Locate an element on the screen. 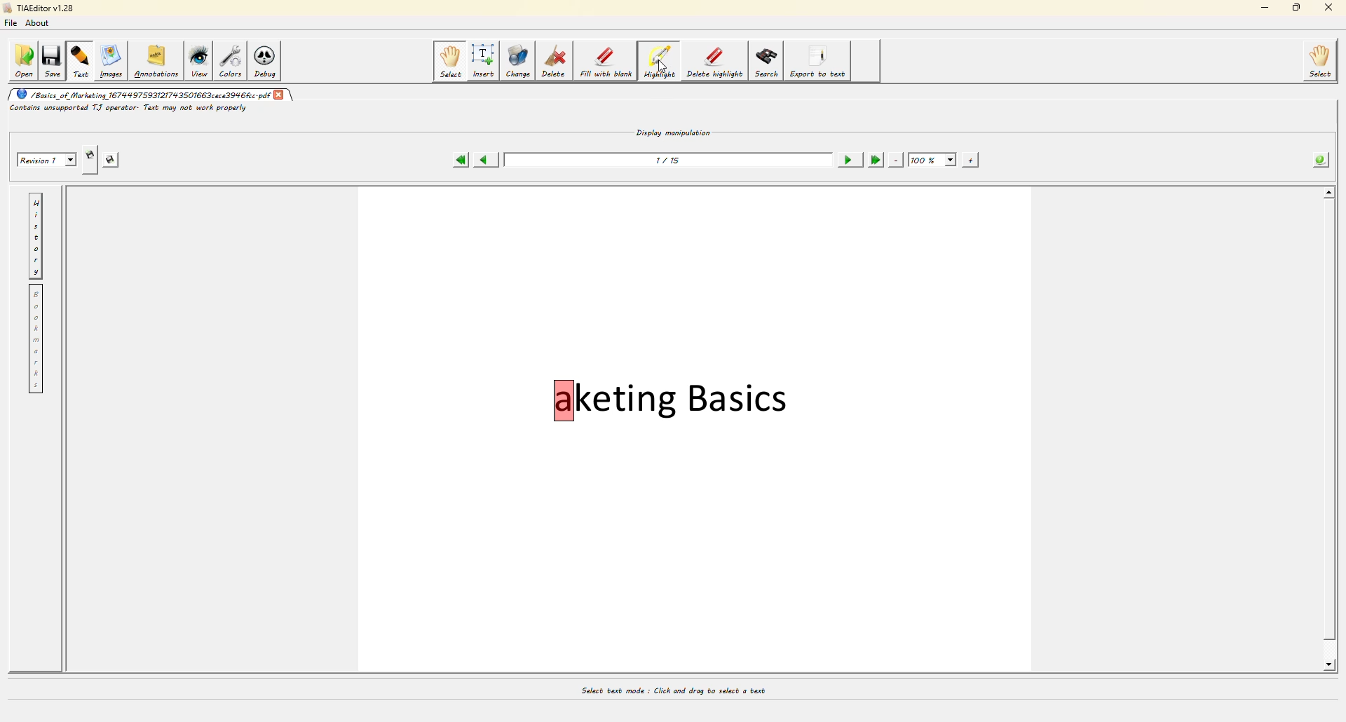  tiaeditor is located at coordinates (43, 8).